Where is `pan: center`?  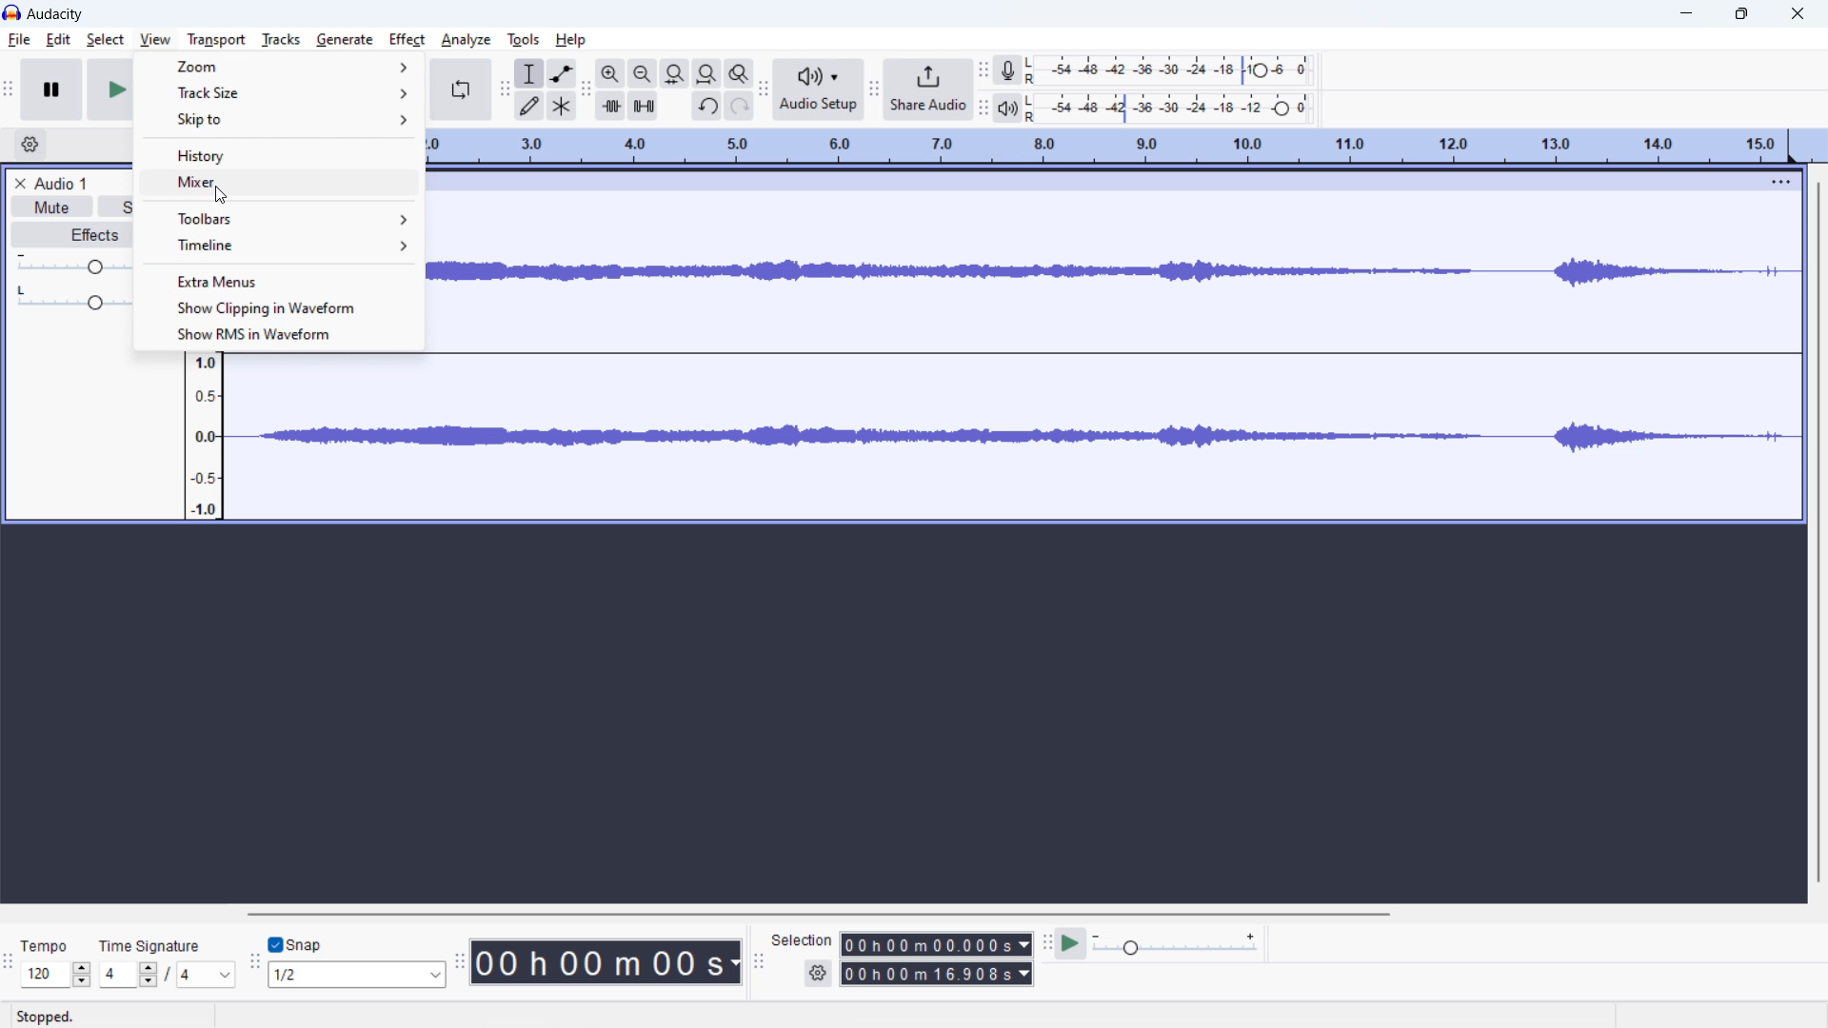
pan: center is located at coordinates (70, 300).